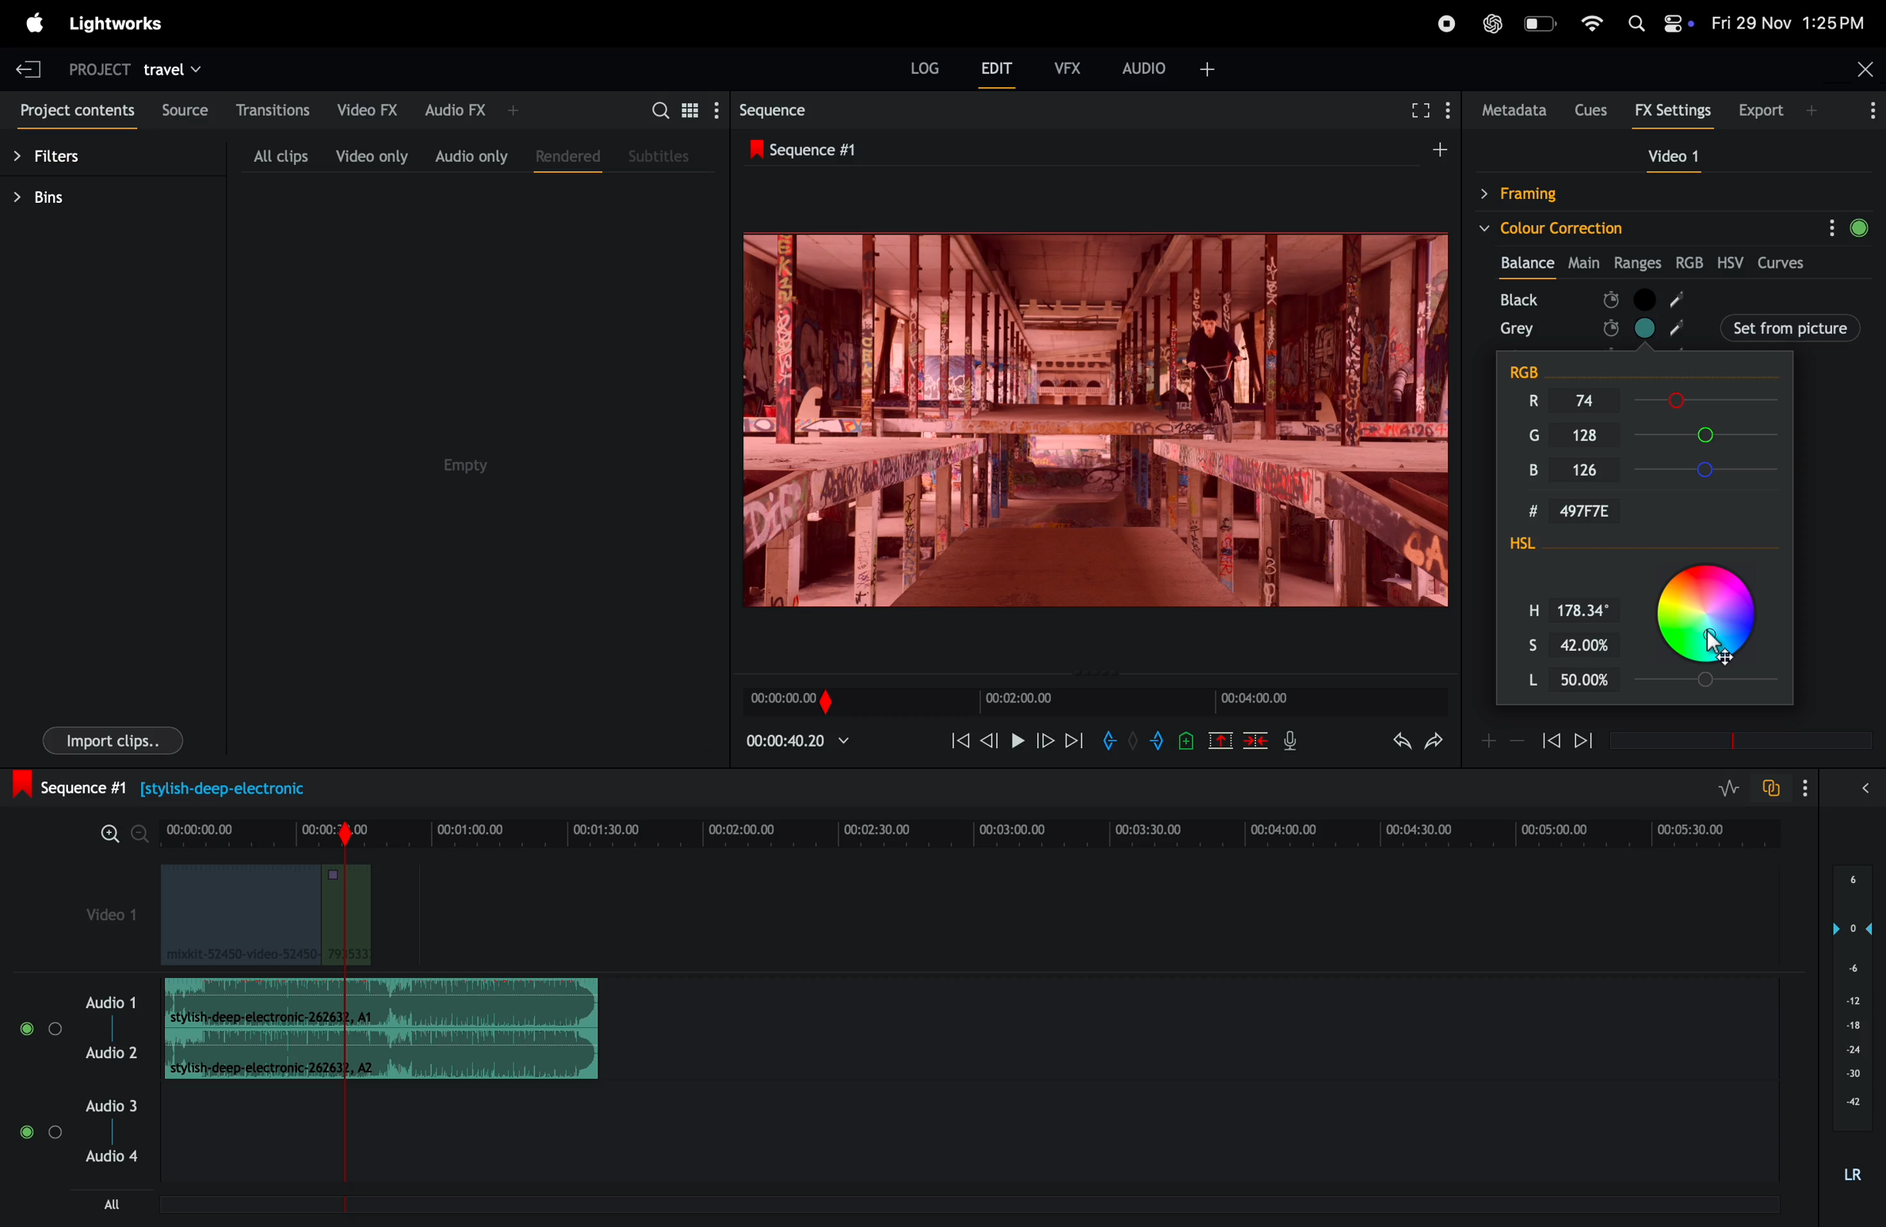  Describe the element at coordinates (1770, 788) in the screenshot. I see `tofggle audio track` at that location.